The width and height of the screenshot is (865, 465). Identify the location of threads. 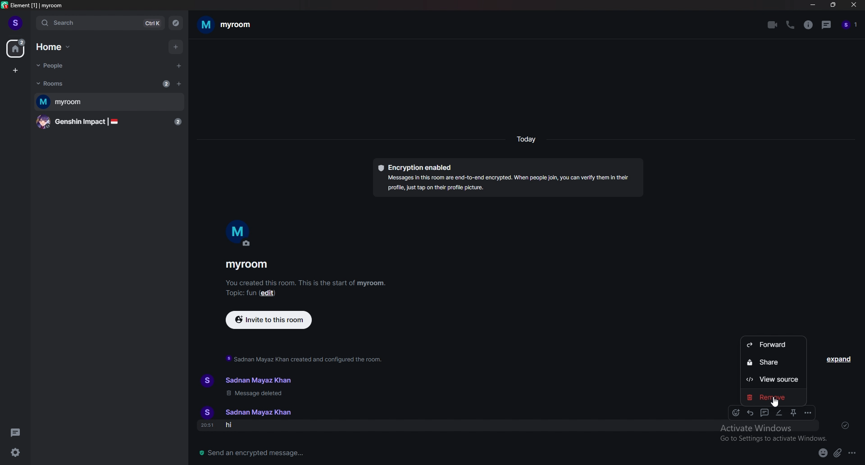
(827, 24).